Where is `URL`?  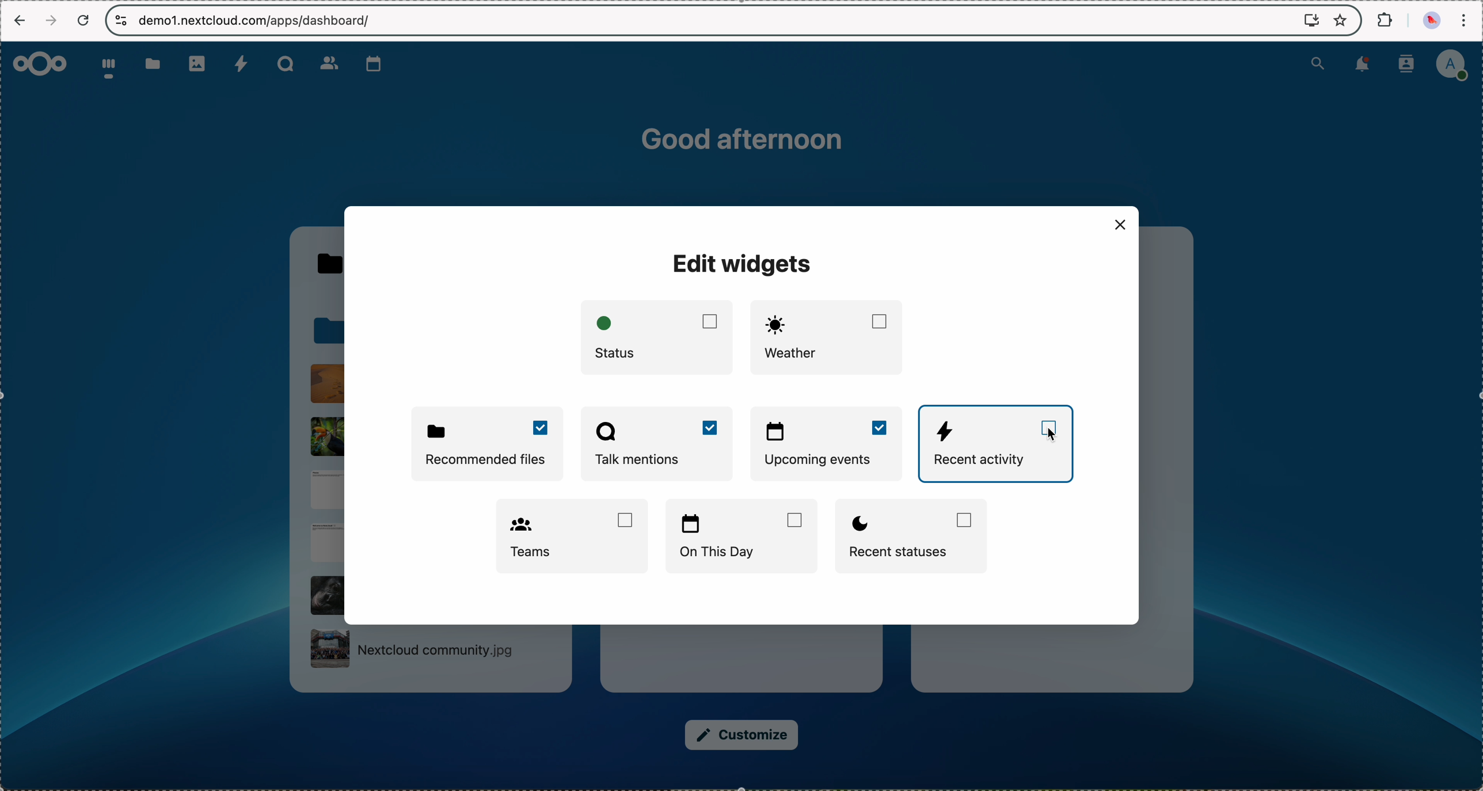 URL is located at coordinates (257, 20).